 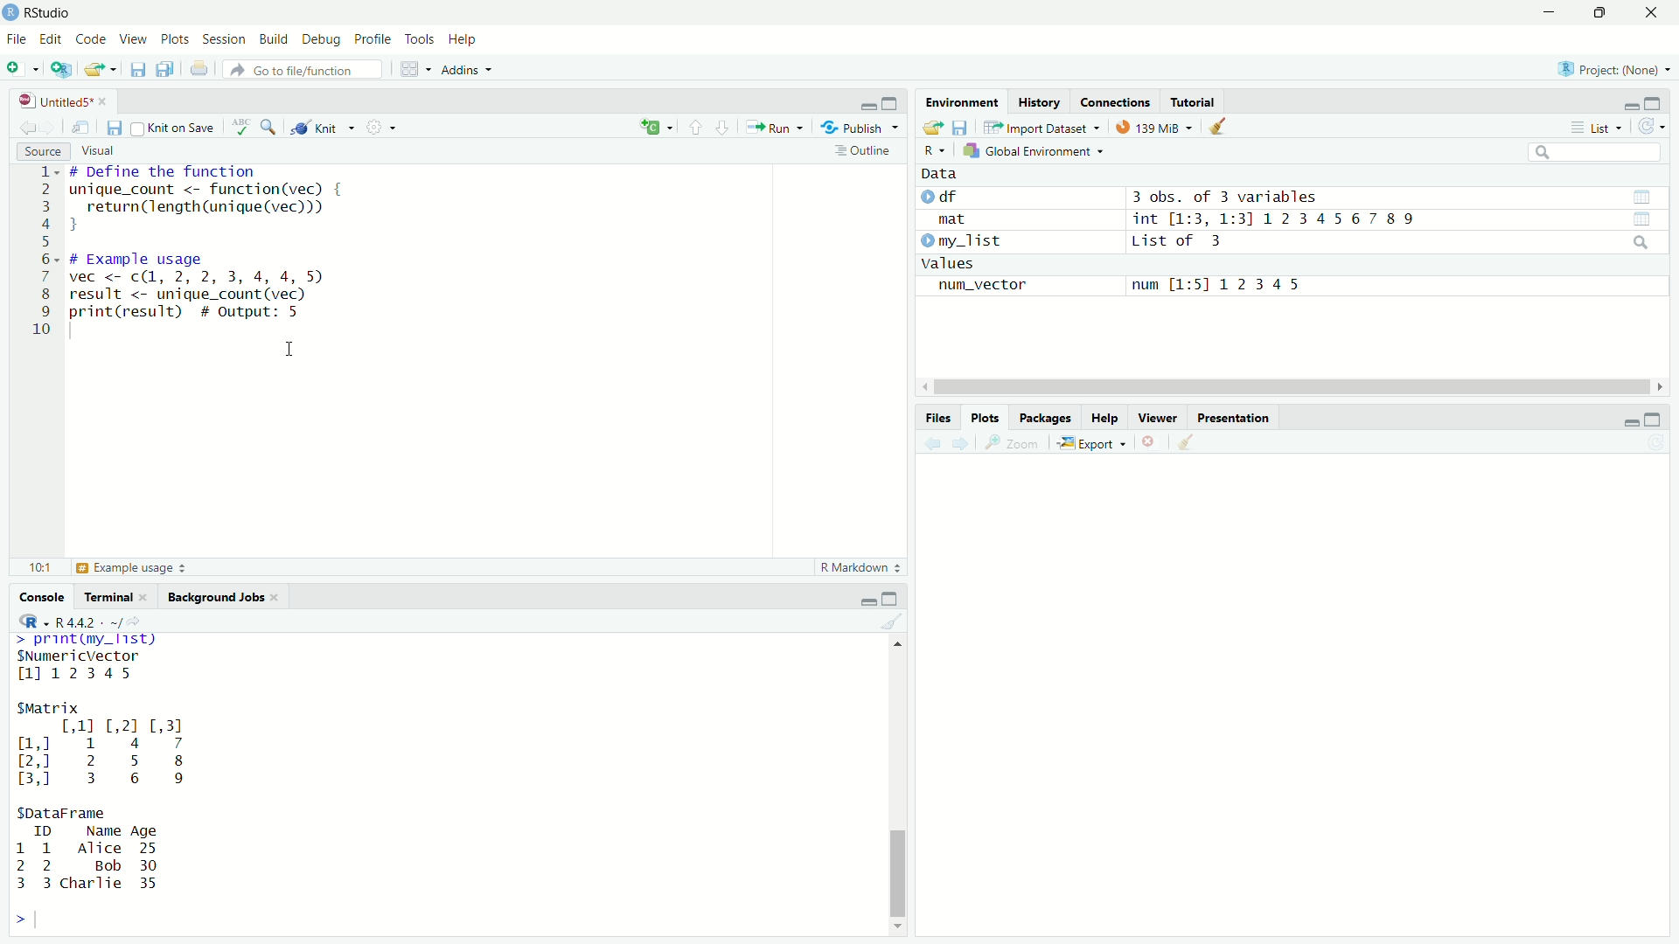 I want to click on Terminal, so click(x=113, y=598).